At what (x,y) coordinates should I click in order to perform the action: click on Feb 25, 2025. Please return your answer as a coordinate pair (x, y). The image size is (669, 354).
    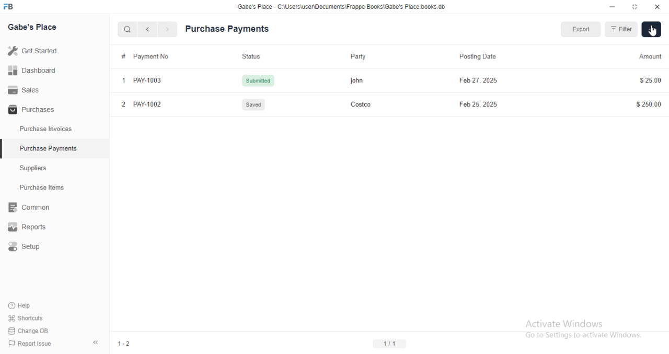
    Looking at the image, I should click on (479, 104).